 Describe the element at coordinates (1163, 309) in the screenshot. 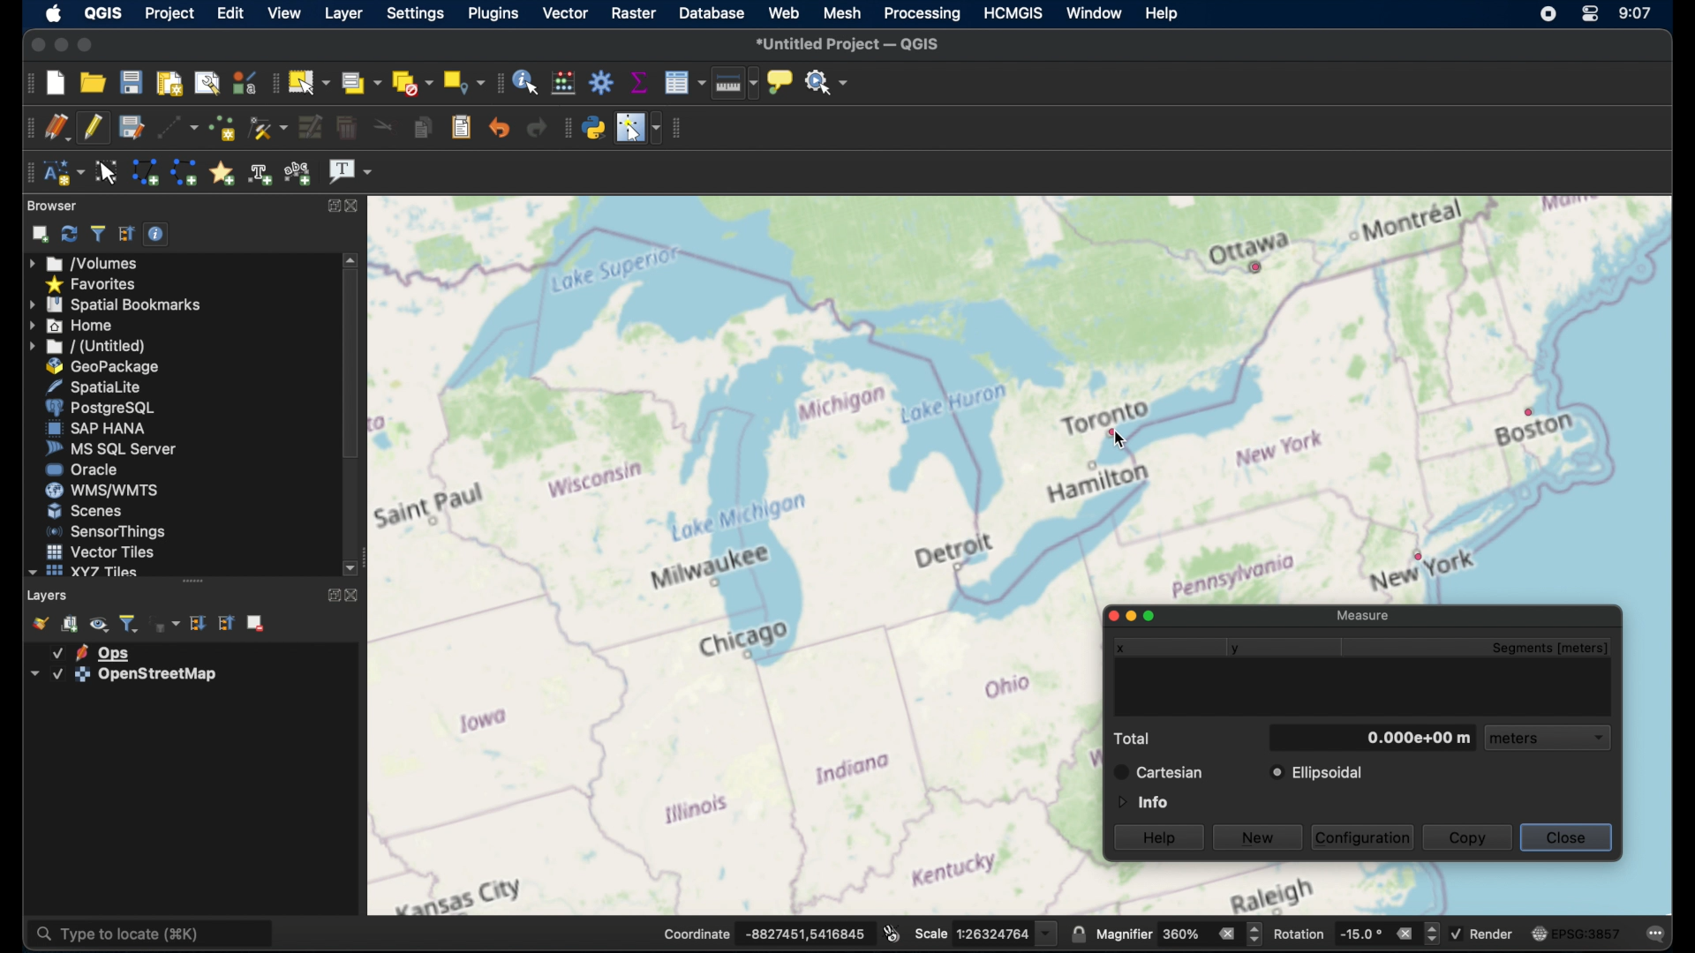

I see `open street map` at that location.